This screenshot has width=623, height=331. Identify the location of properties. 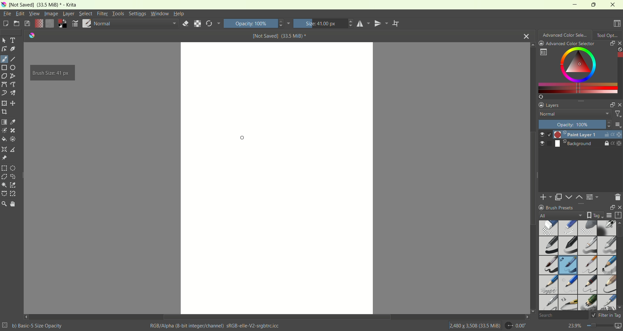
(617, 134).